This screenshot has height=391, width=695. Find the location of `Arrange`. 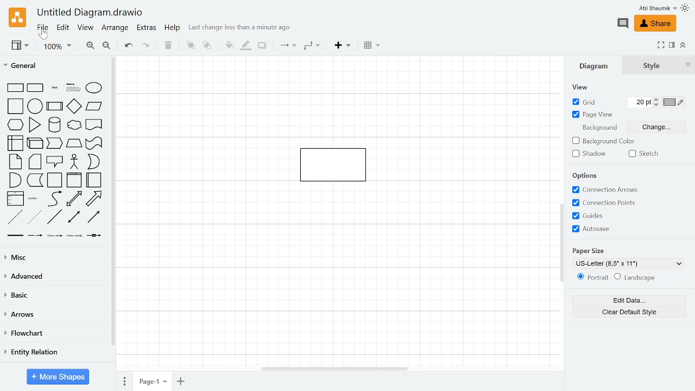

Arrange is located at coordinates (116, 28).